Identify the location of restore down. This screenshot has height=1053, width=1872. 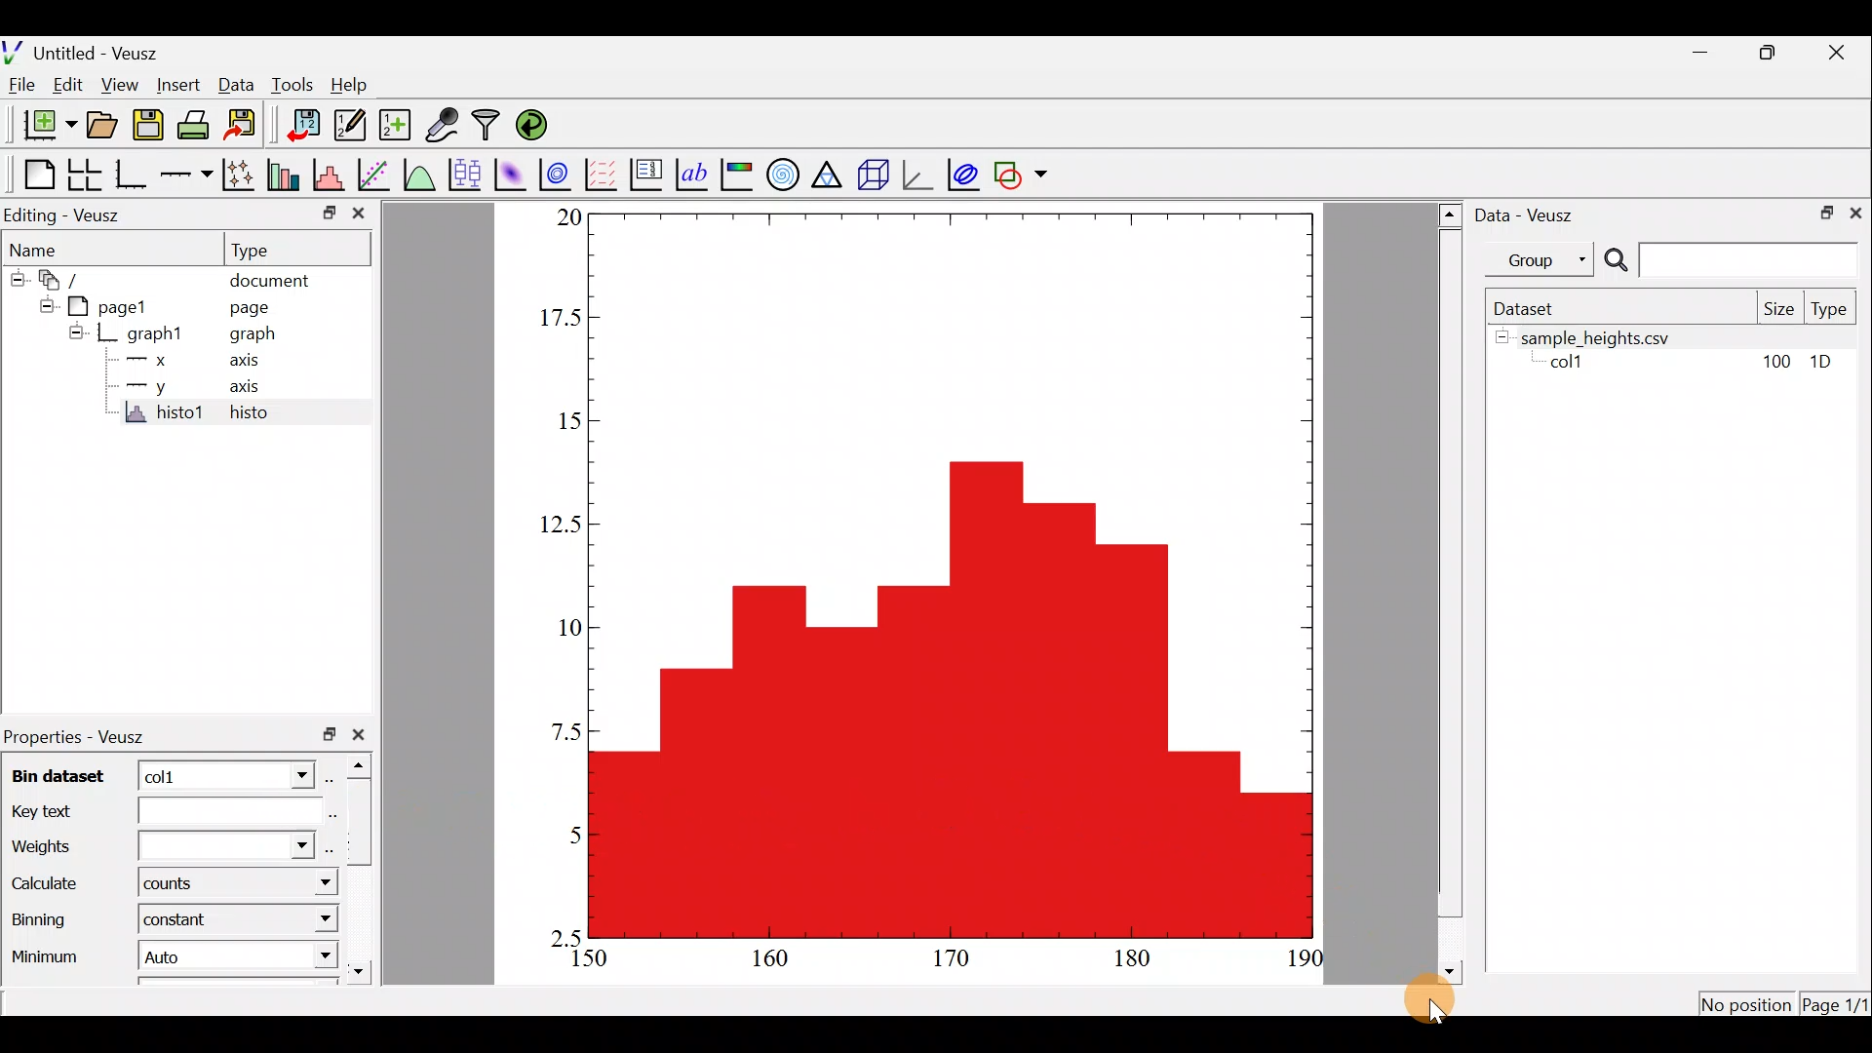
(1824, 214).